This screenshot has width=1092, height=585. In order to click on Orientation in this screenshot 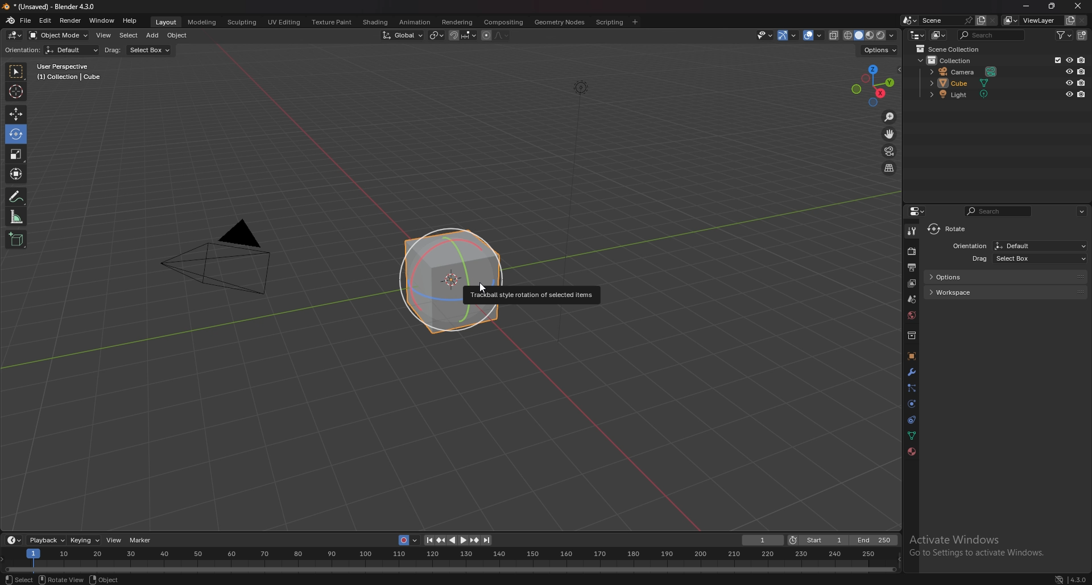, I will do `click(969, 245)`.